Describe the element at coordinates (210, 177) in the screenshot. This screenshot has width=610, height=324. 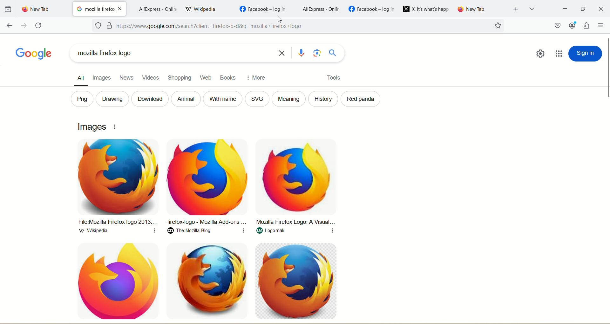
I see `Image` at that location.